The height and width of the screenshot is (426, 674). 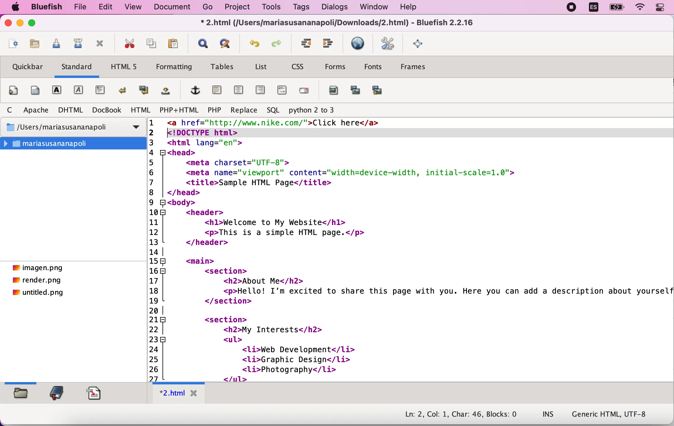 What do you see at coordinates (279, 44) in the screenshot?
I see `redo` at bounding box center [279, 44].